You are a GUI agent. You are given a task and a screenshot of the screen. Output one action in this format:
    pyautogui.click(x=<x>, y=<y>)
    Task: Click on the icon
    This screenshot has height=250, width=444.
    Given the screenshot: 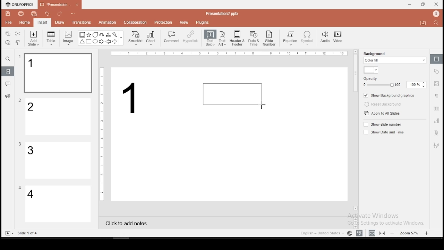 What is the action you would take?
    pyautogui.click(x=21, y=5)
    